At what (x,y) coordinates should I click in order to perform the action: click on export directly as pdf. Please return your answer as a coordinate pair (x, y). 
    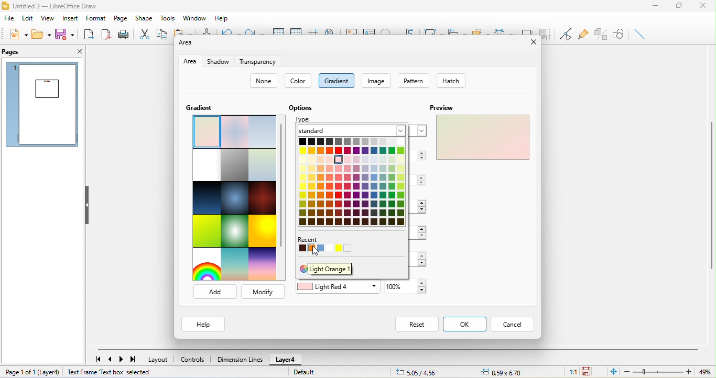
    Looking at the image, I should click on (107, 36).